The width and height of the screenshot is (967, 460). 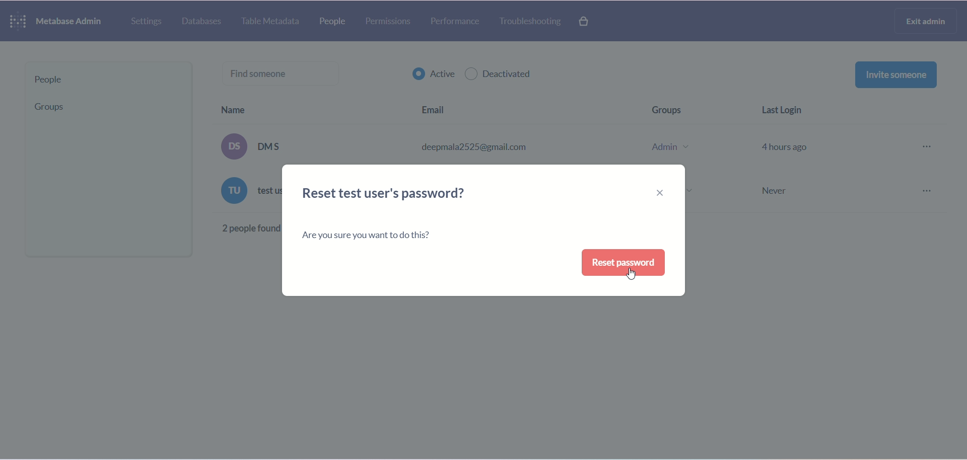 What do you see at coordinates (634, 275) in the screenshot?
I see `cursor` at bounding box center [634, 275].